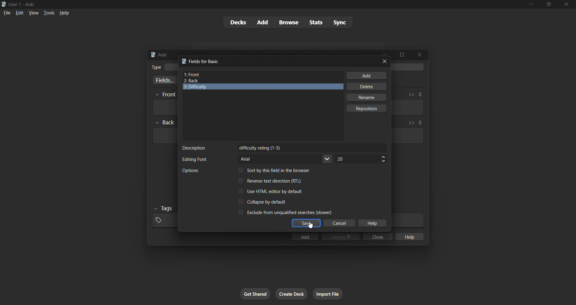 The image size is (576, 305). I want to click on Text, so click(190, 171).